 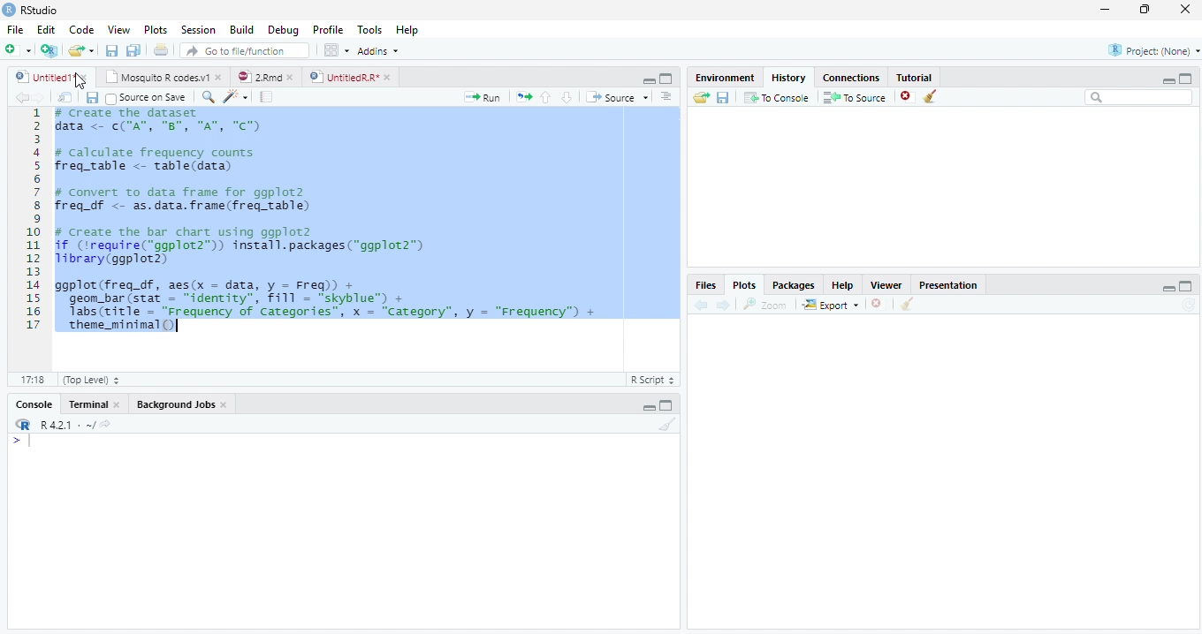 I want to click on Clear Console, so click(x=666, y=426).